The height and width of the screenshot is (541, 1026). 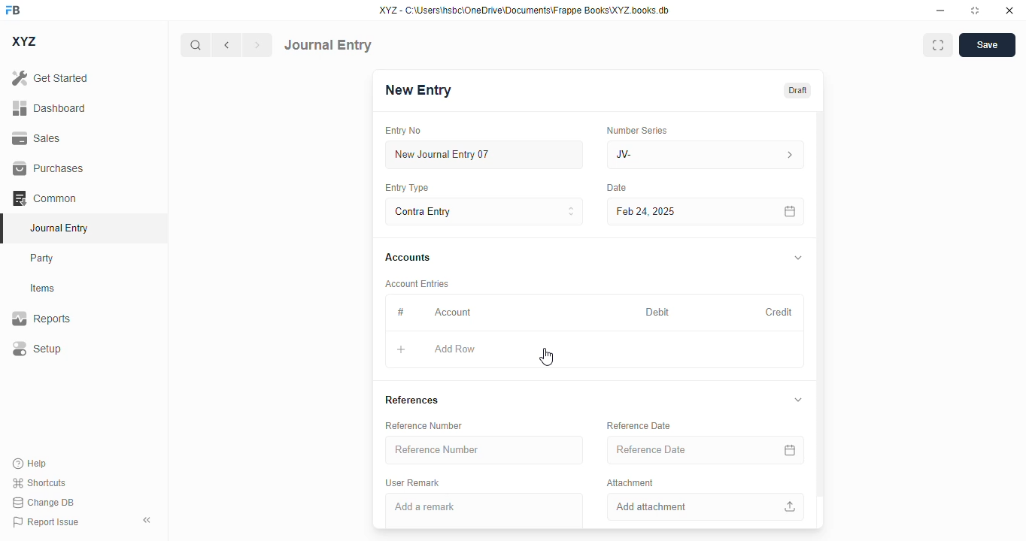 I want to click on minimize, so click(x=941, y=11).